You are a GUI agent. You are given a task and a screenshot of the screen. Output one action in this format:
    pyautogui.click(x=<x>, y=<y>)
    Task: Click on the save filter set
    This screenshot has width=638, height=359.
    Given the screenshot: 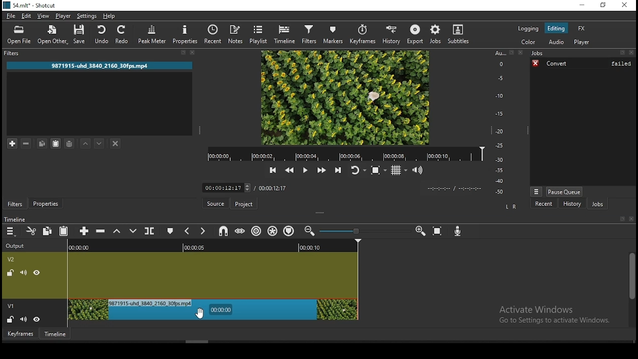 What is the action you would take?
    pyautogui.click(x=69, y=142)
    